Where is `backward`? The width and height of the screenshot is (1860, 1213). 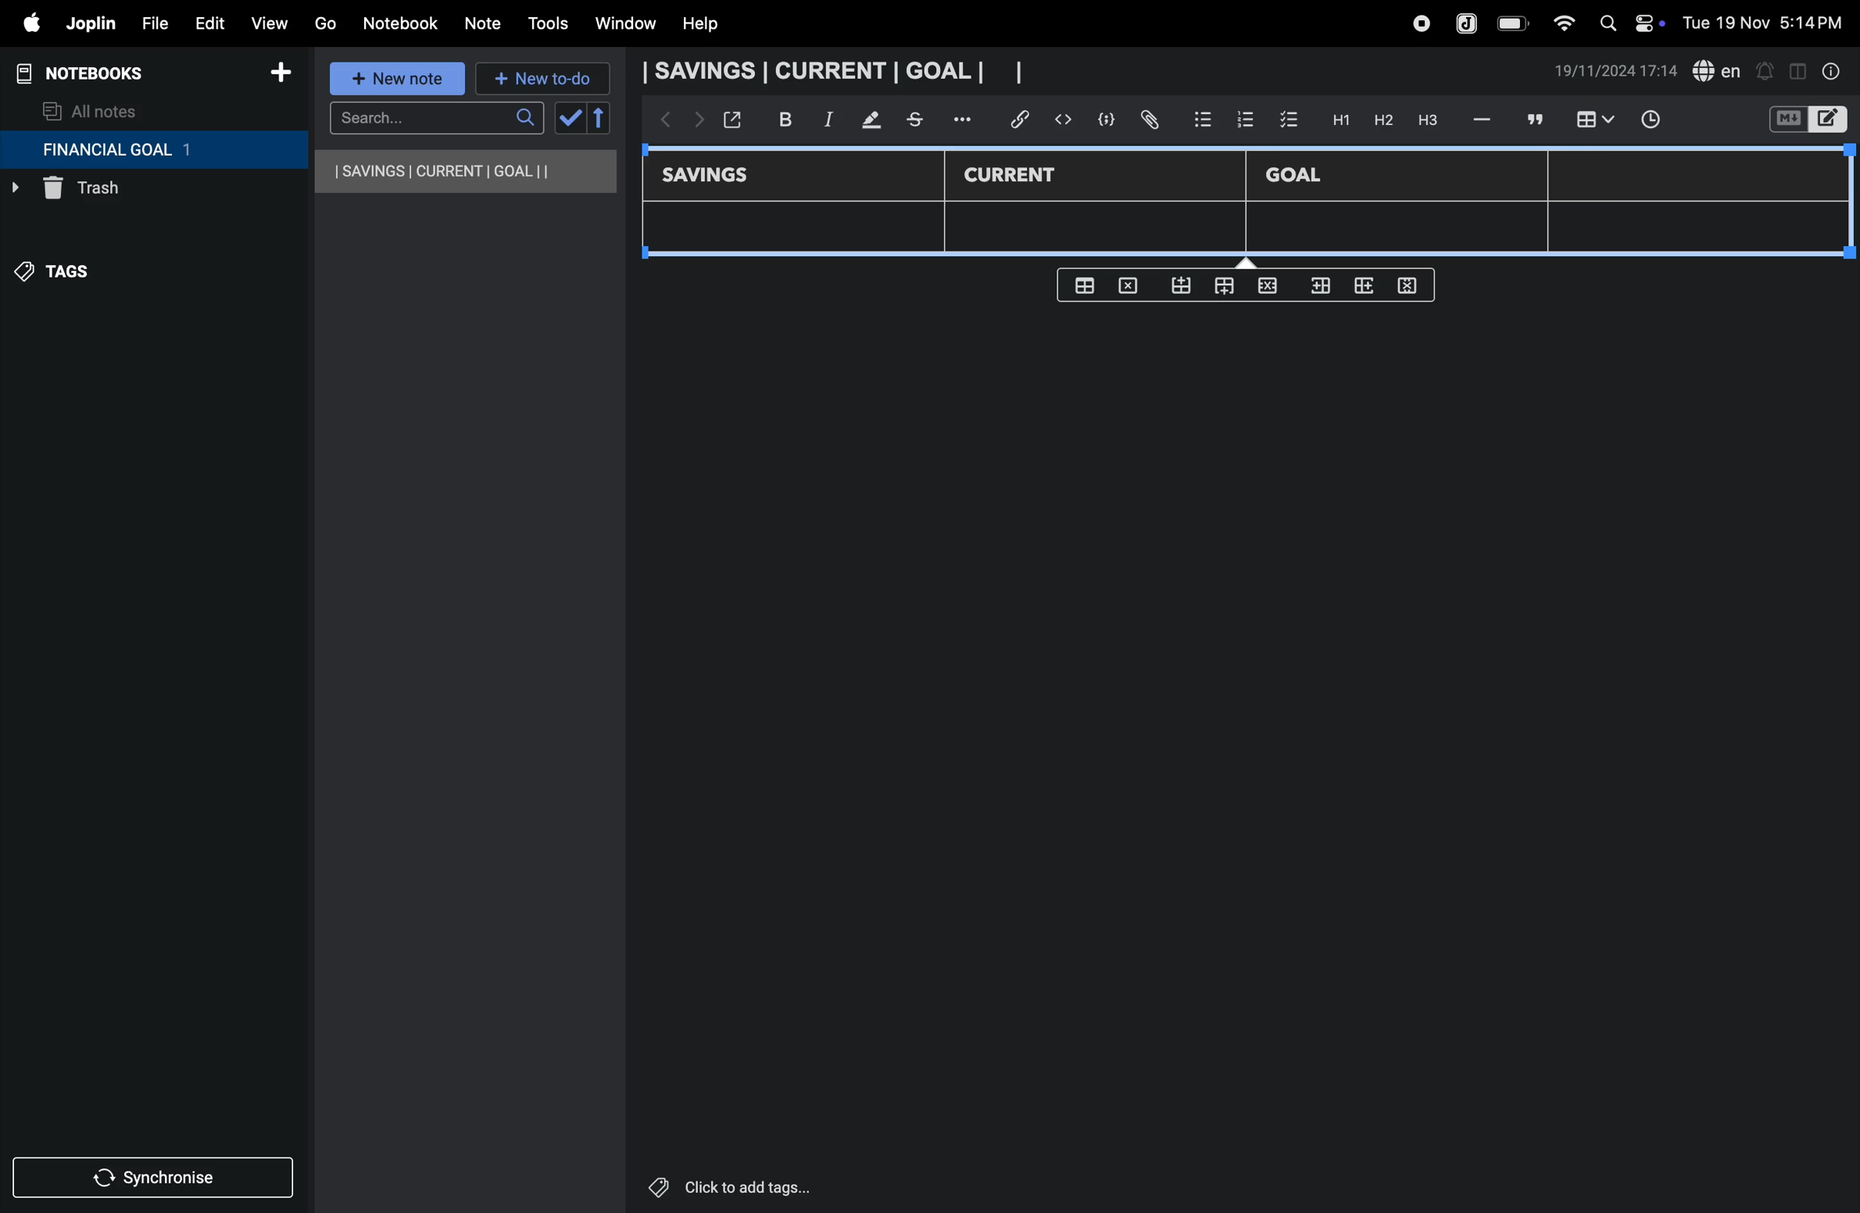
backward is located at coordinates (660, 121).